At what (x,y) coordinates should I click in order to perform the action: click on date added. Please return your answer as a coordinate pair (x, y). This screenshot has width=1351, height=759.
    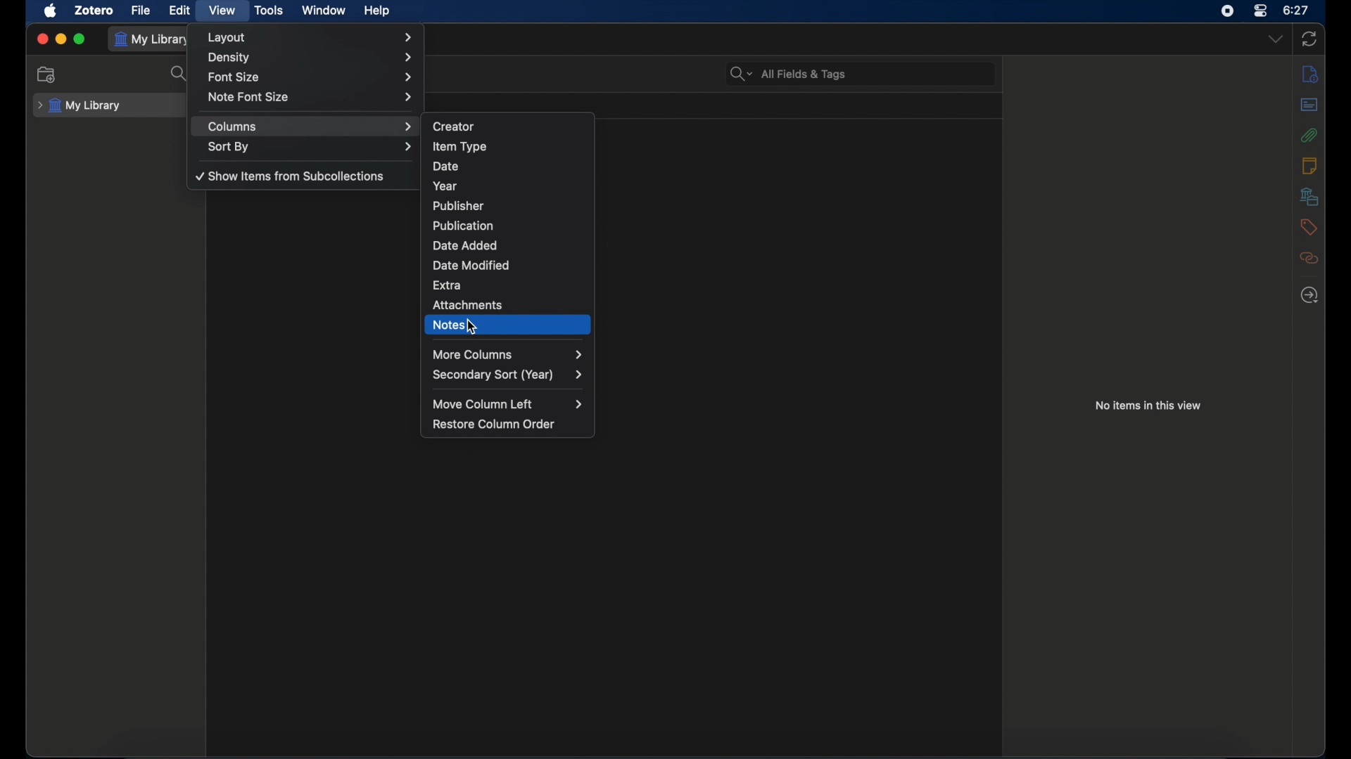
    Looking at the image, I should click on (465, 245).